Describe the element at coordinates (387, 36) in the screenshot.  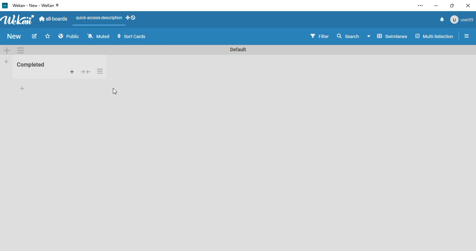
I see `board view` at that location.